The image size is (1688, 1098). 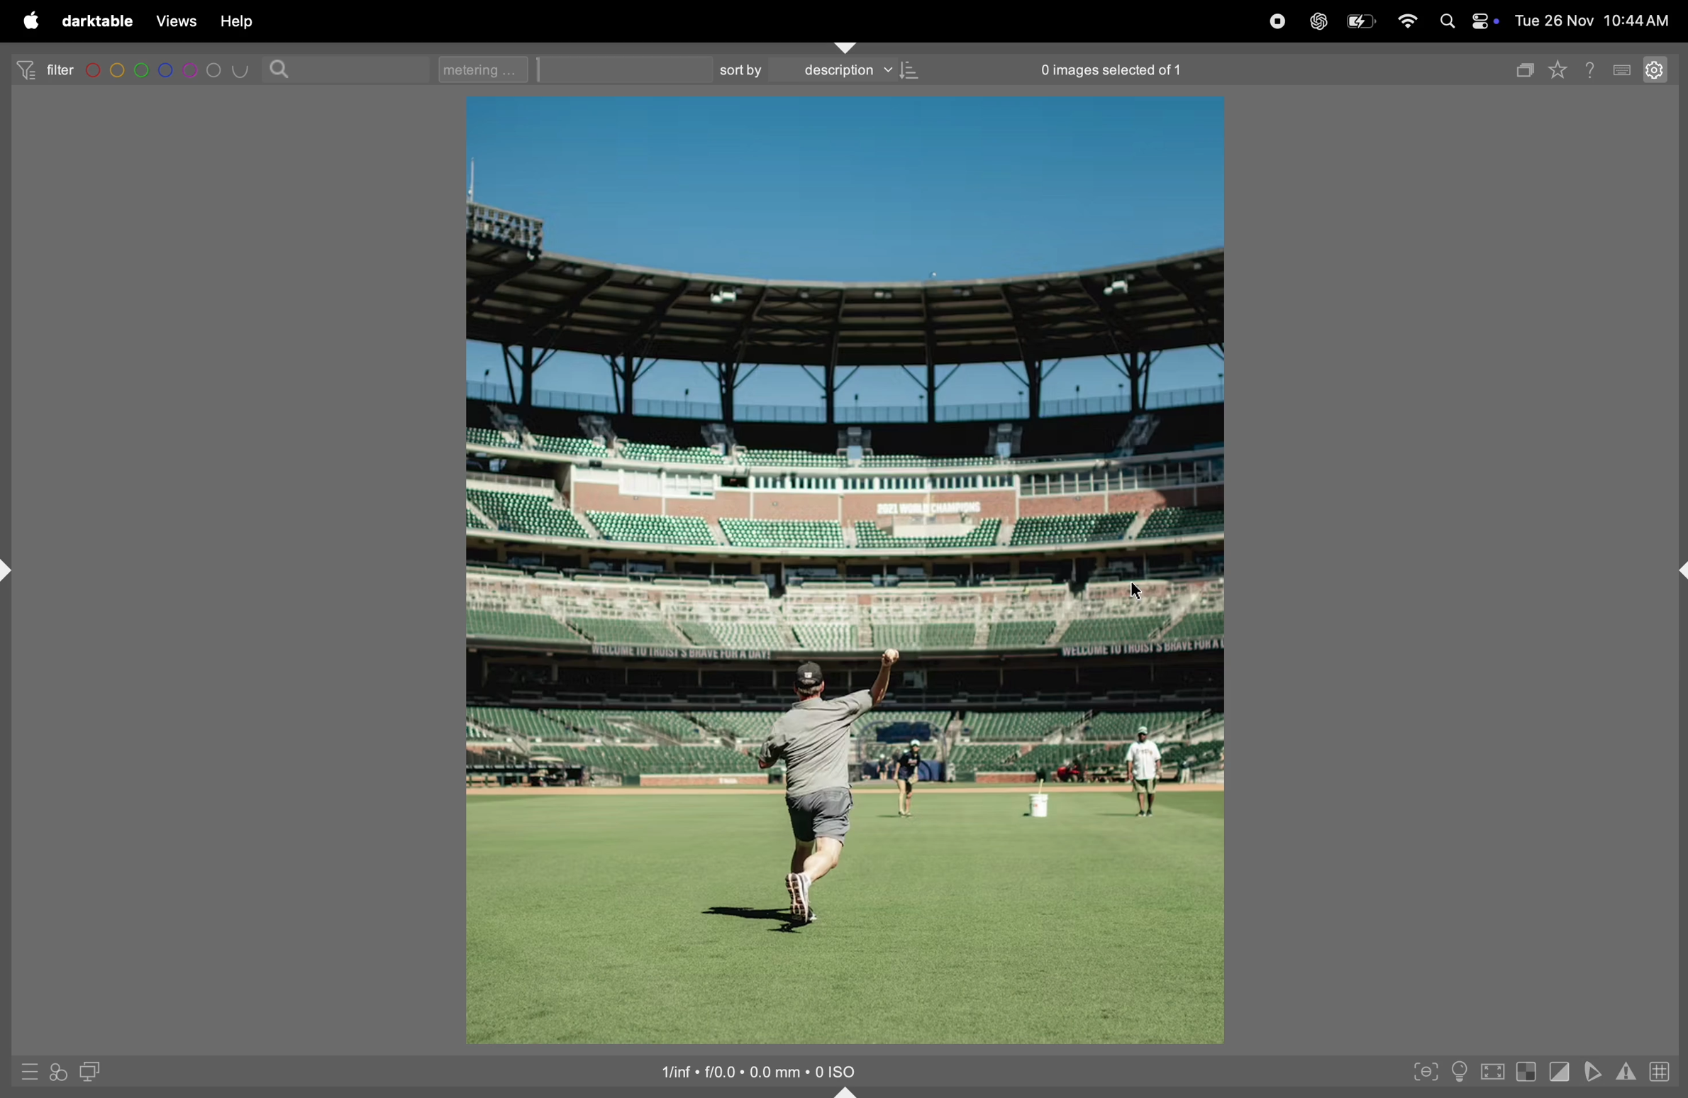 I want to click on soft proof, so click(x=125, y=1010).